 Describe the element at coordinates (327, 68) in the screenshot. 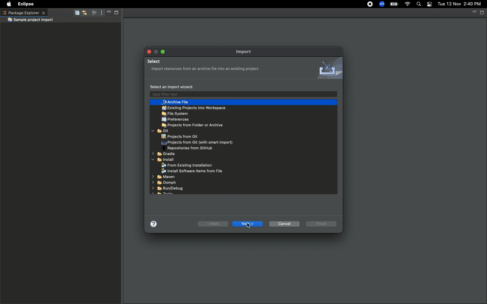

I see `Icon` at that location.